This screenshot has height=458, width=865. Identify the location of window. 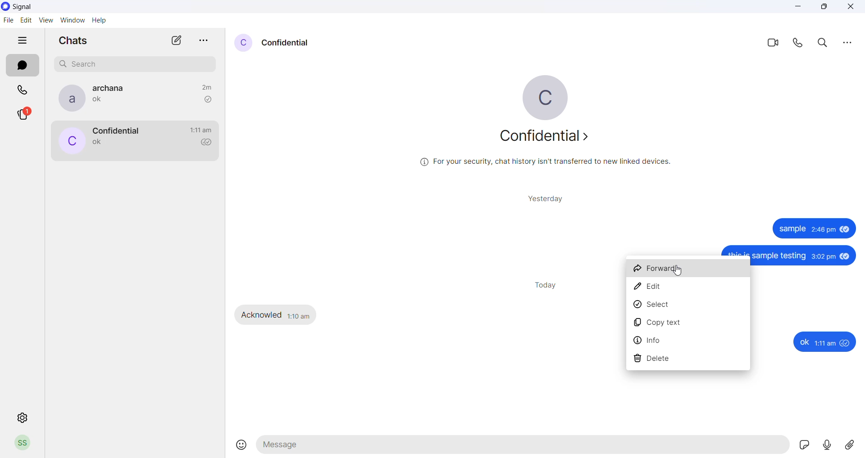
(74, 20).